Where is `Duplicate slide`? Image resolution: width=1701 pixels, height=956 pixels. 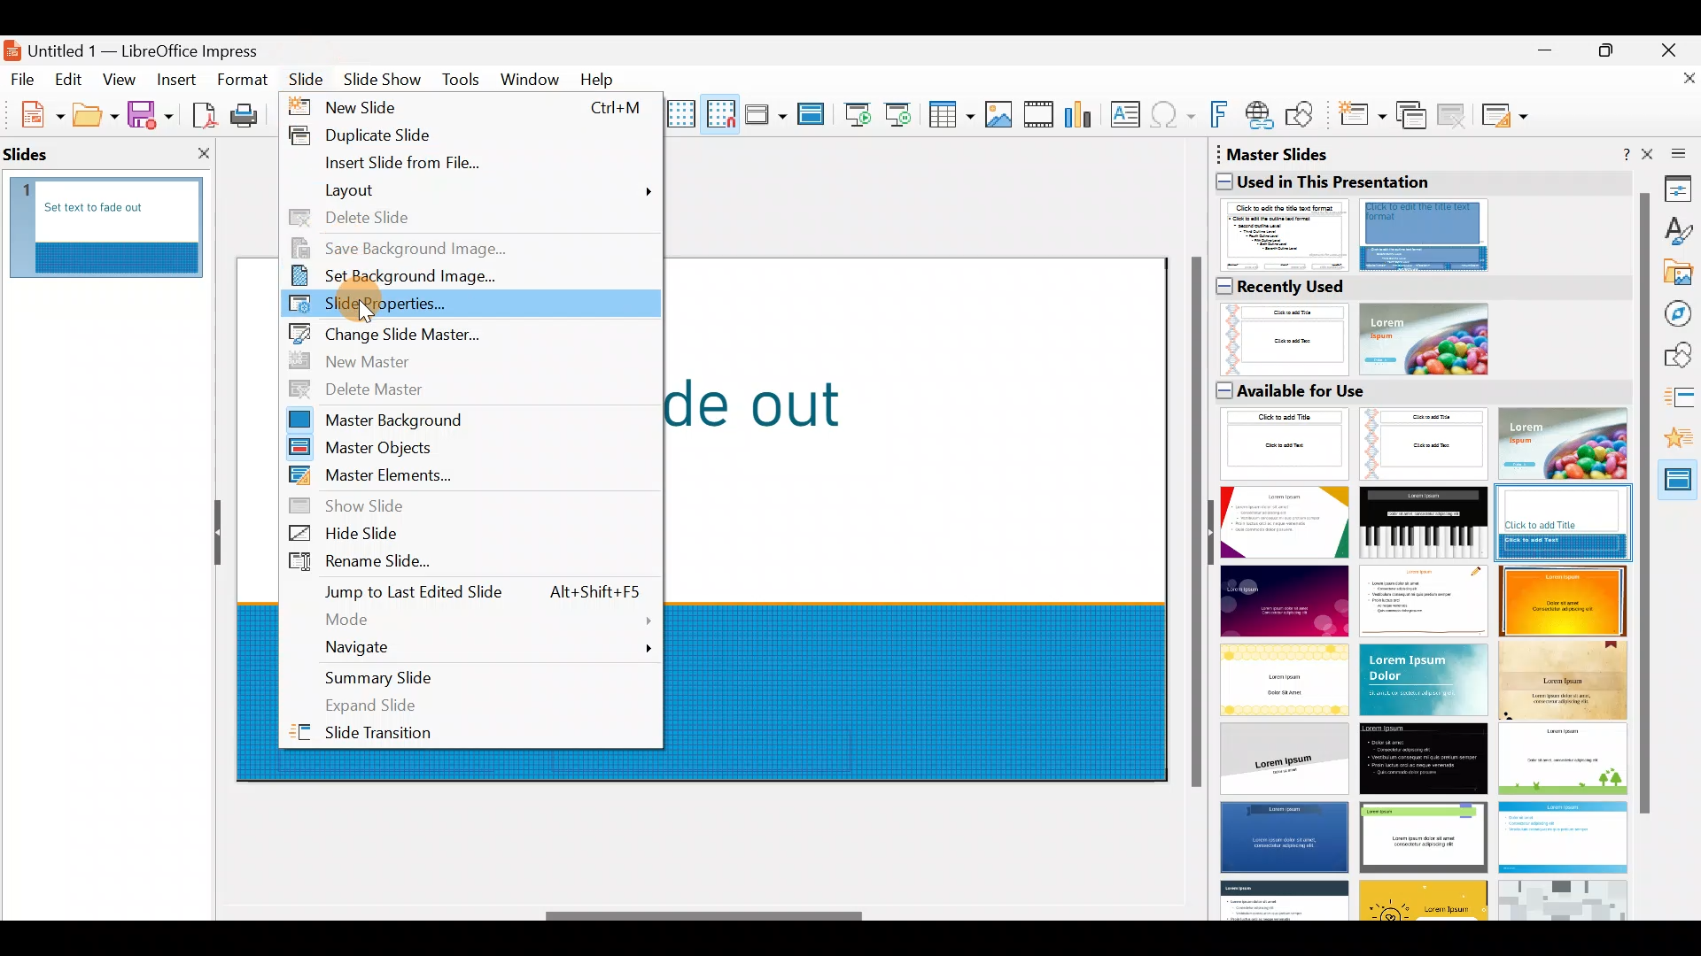
Duplicate slide is located at coordinates (1414, 116).